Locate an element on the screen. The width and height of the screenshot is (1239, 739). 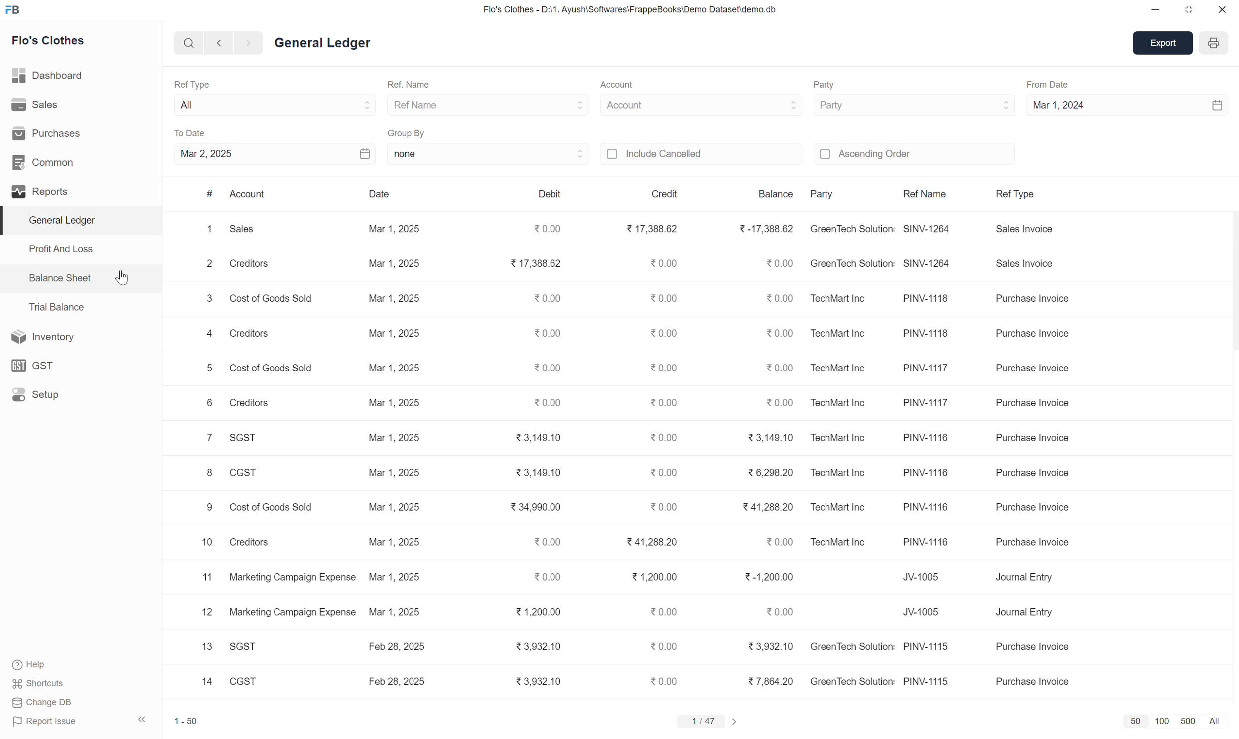
Green Tech solution is located at coordinates (854, 649).